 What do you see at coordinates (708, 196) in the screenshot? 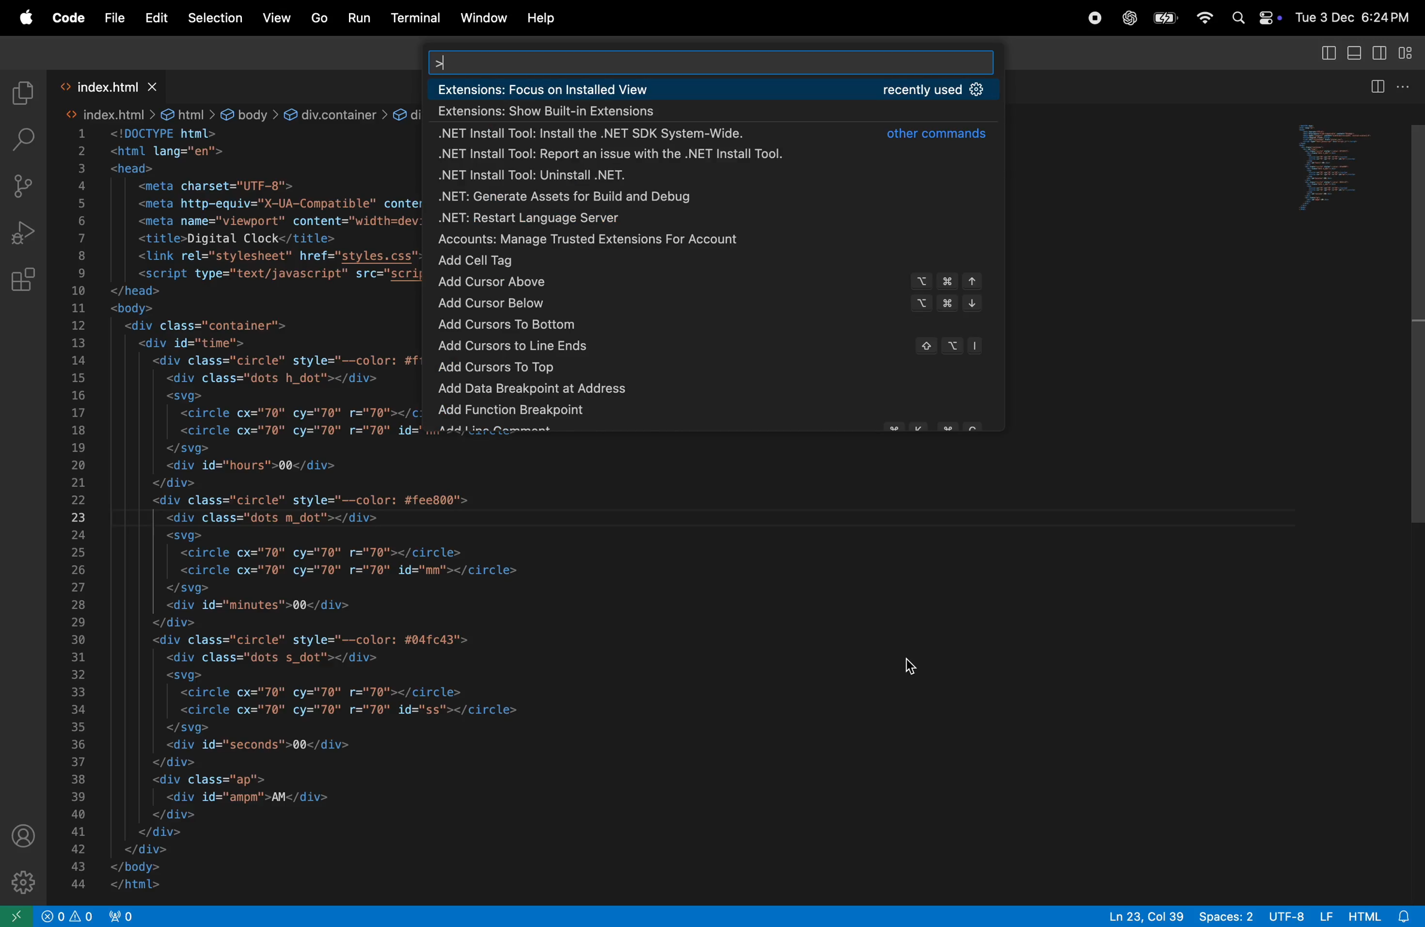
I see `.net generate assets for build and debug` at bounding box center [708, 196].